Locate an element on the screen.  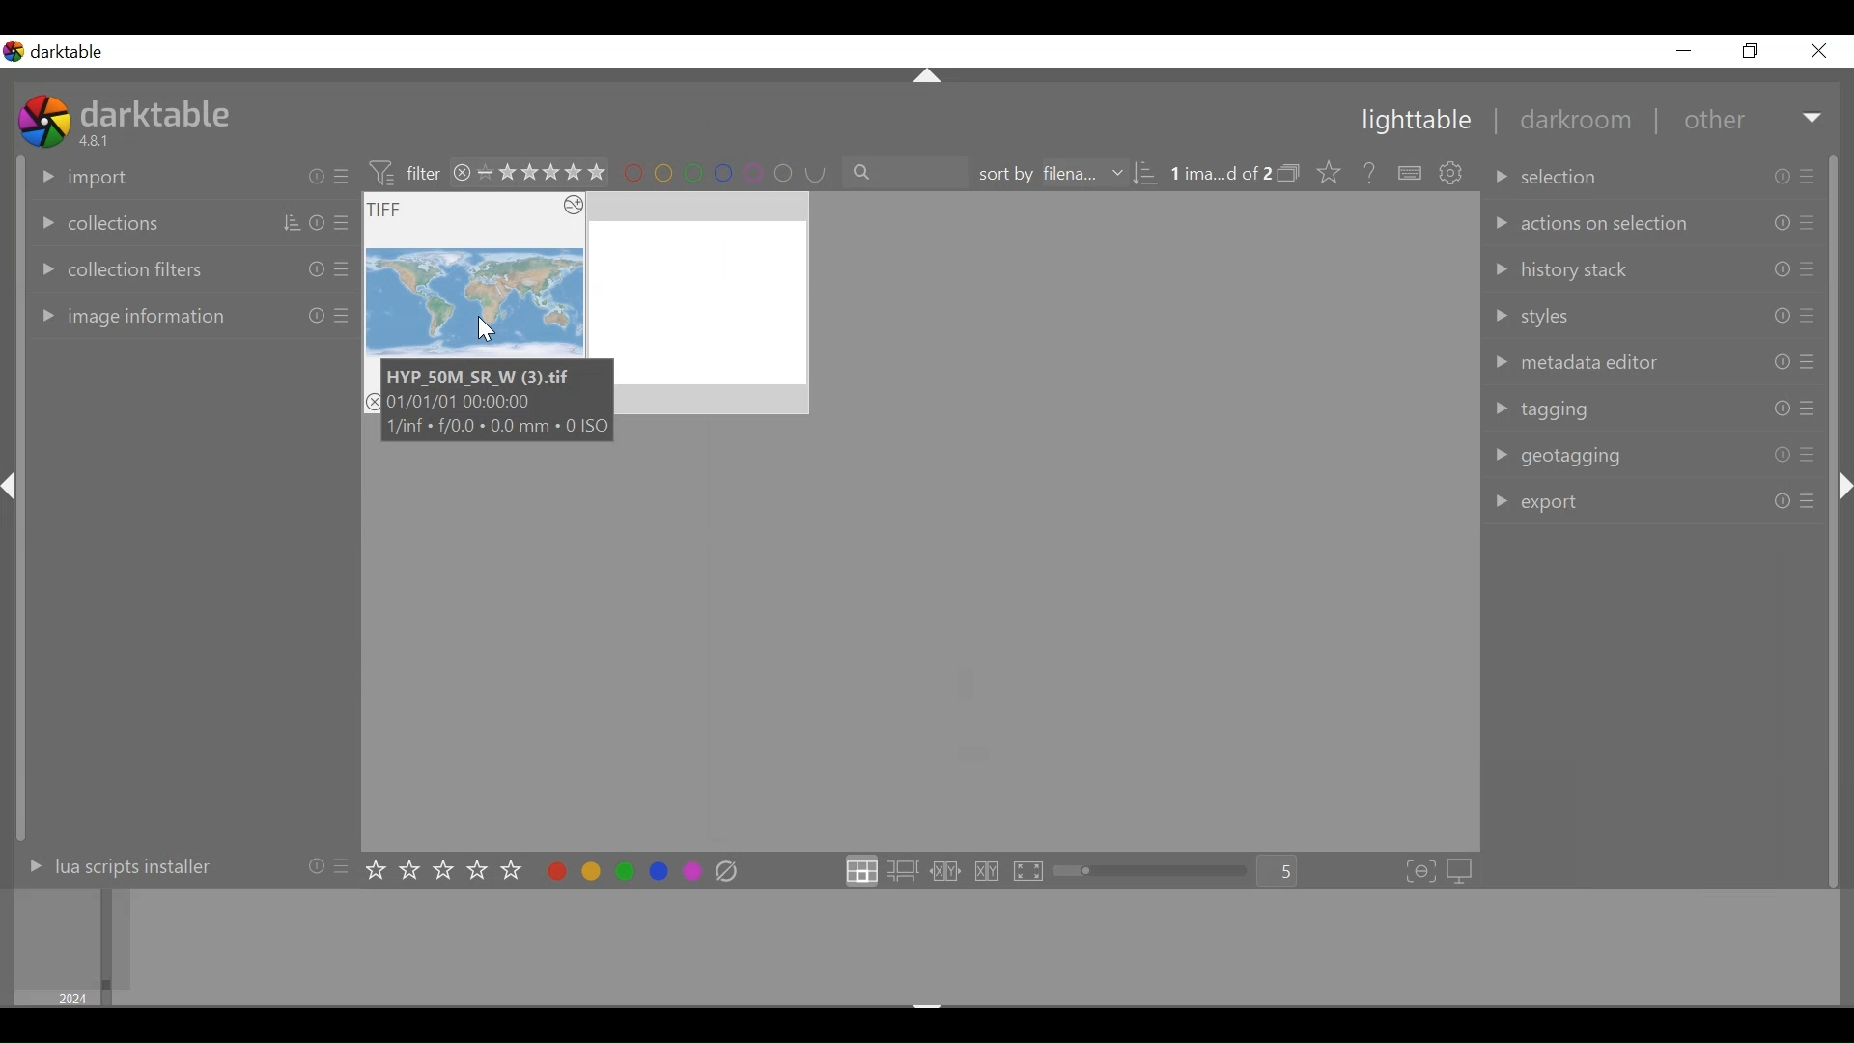
vertical scroll bar is located at coordinates (1833, 713).